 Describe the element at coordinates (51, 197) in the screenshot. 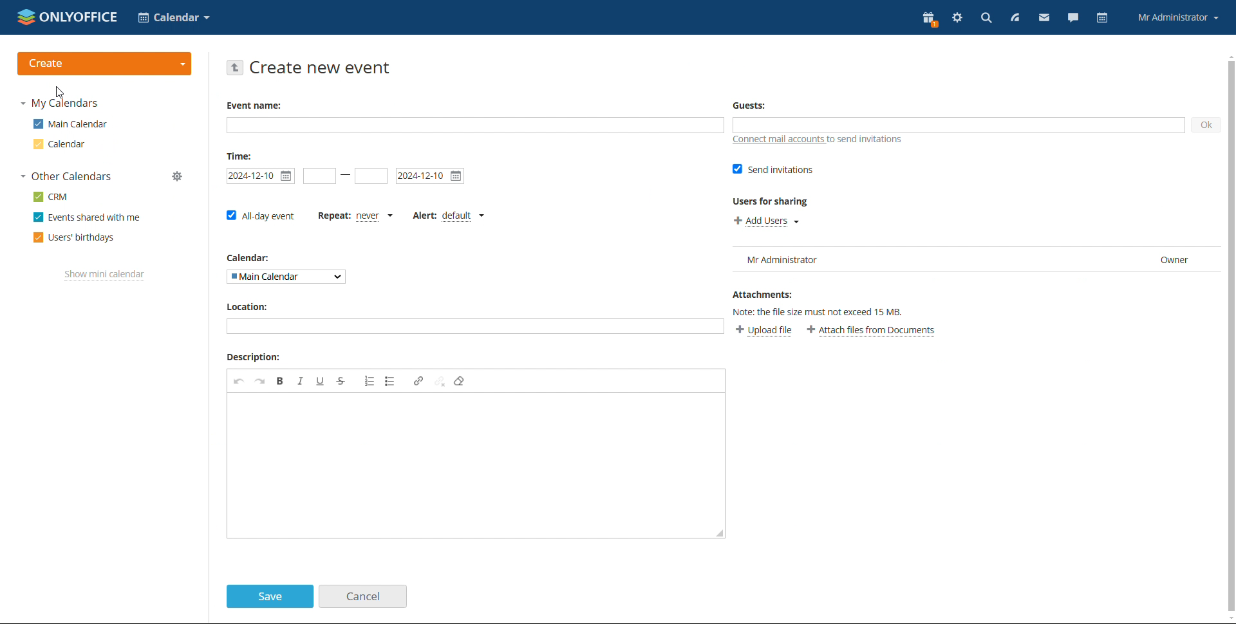

I see `crm` at that location.